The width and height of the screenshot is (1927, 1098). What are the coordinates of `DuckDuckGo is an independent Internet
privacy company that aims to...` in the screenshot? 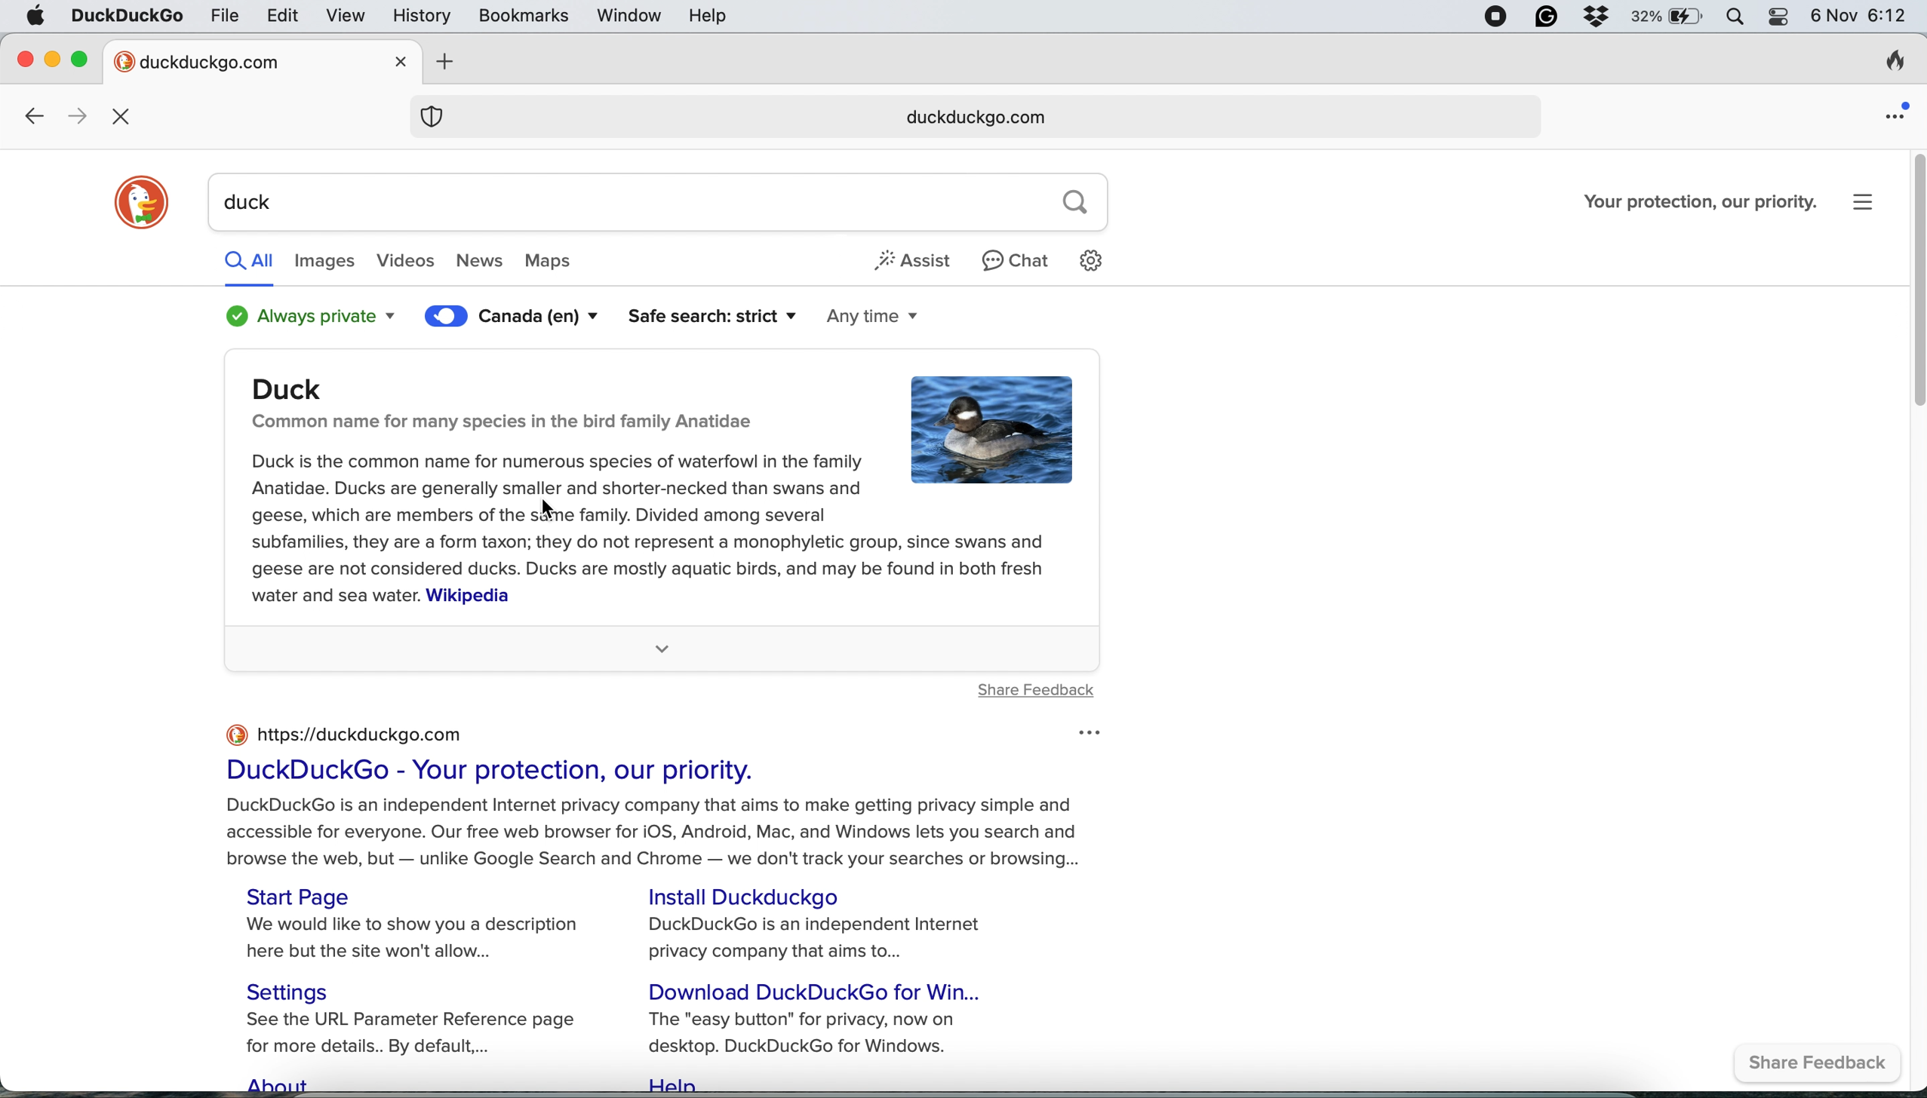 It's located at (819, 940).